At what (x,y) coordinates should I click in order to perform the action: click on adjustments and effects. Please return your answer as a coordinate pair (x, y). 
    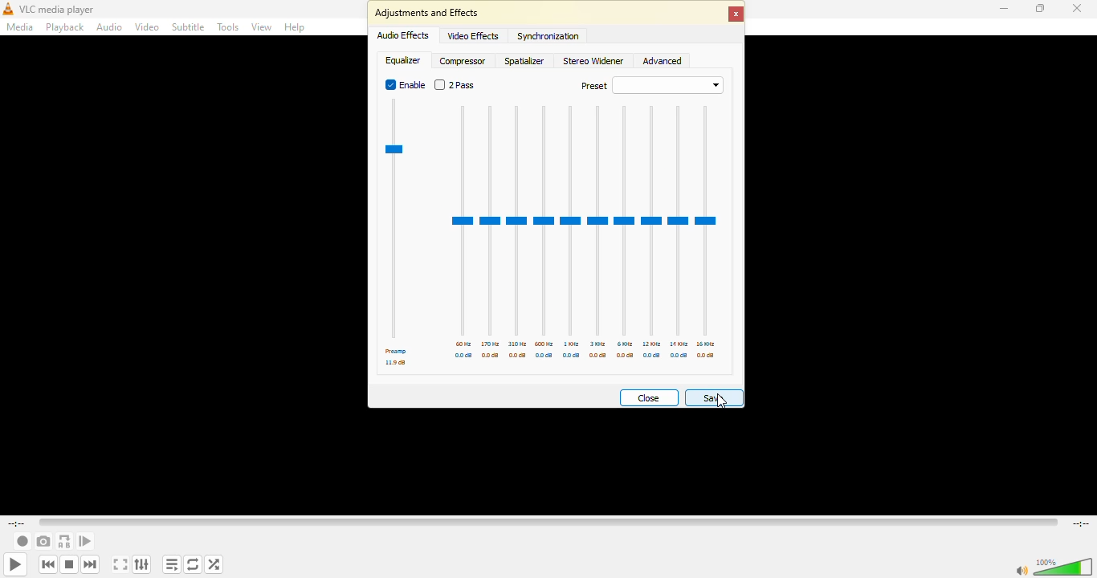
    Looking at the image, I should click on (427, 13).